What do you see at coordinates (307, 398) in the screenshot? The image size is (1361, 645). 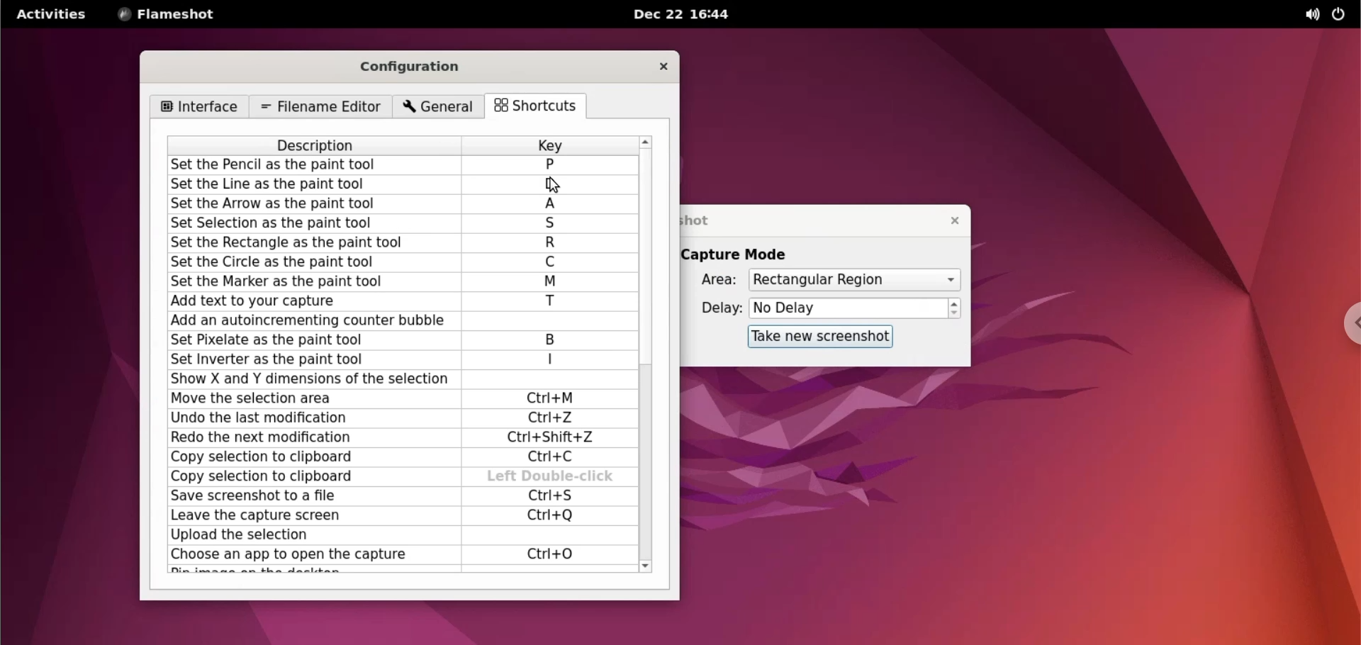 I see `move the selection area` at bounding box center [307, 398].